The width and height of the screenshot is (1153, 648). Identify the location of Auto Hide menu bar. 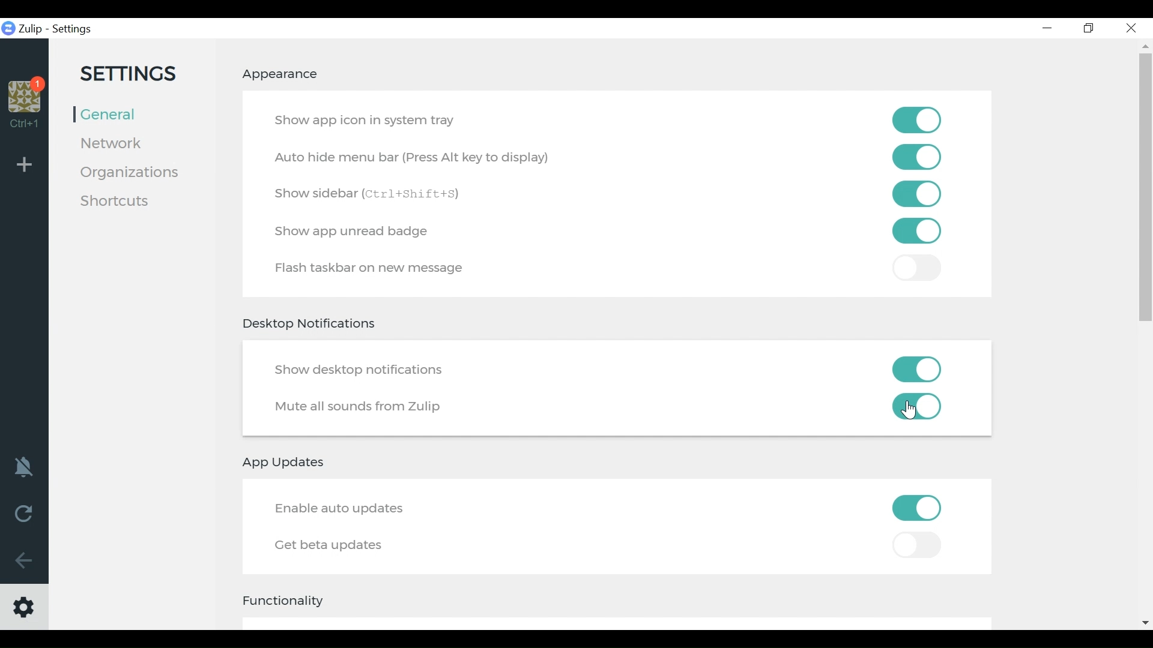
(414, 158).